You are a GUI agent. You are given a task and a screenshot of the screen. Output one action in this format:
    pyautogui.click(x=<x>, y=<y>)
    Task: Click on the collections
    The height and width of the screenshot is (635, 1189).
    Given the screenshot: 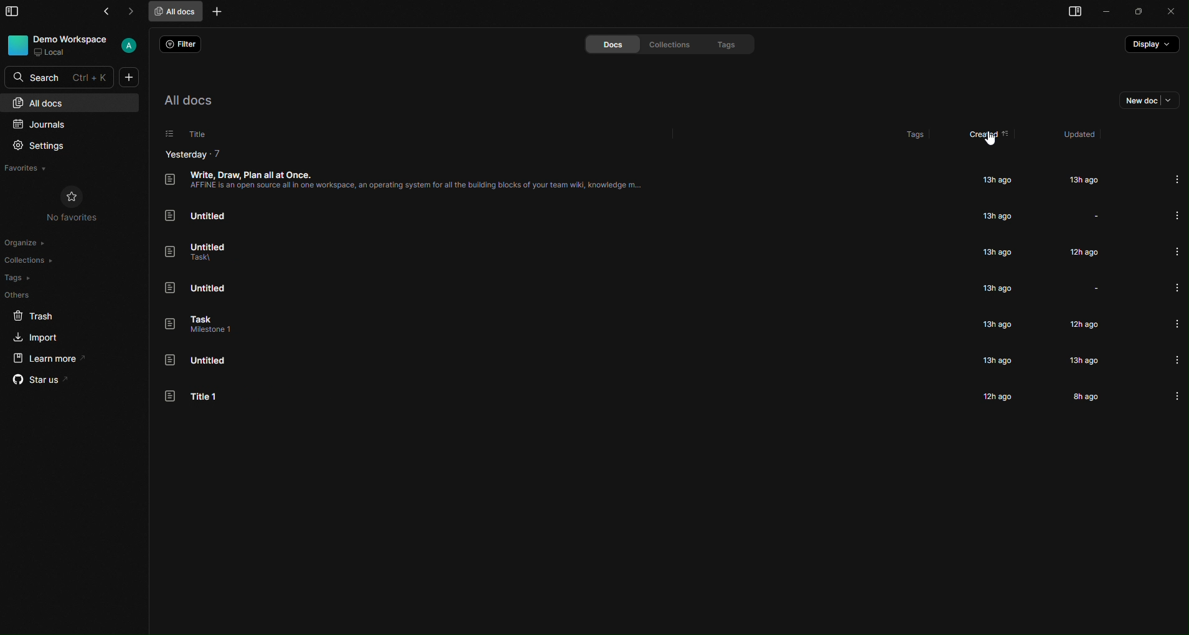 What is the action you would take?
    pyautogui.click(x=670, y=45)
    